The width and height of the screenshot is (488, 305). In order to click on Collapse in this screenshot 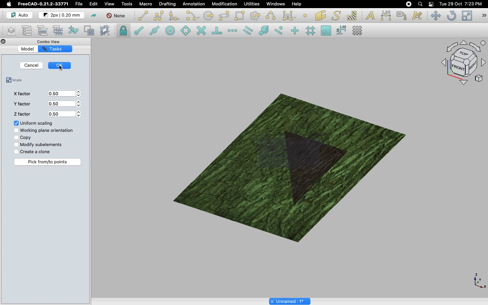, I will do `click(9, 42)`.